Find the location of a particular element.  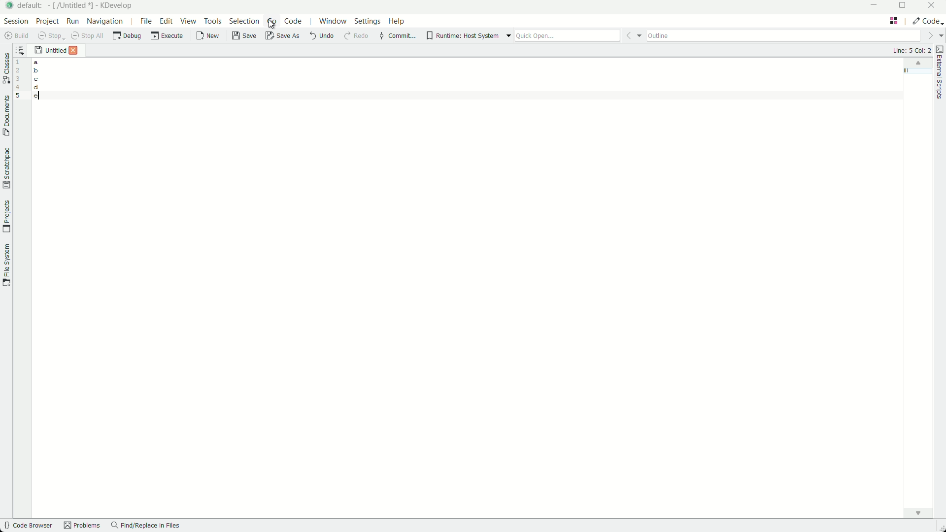

navigation is located at coordinates (105, 22).